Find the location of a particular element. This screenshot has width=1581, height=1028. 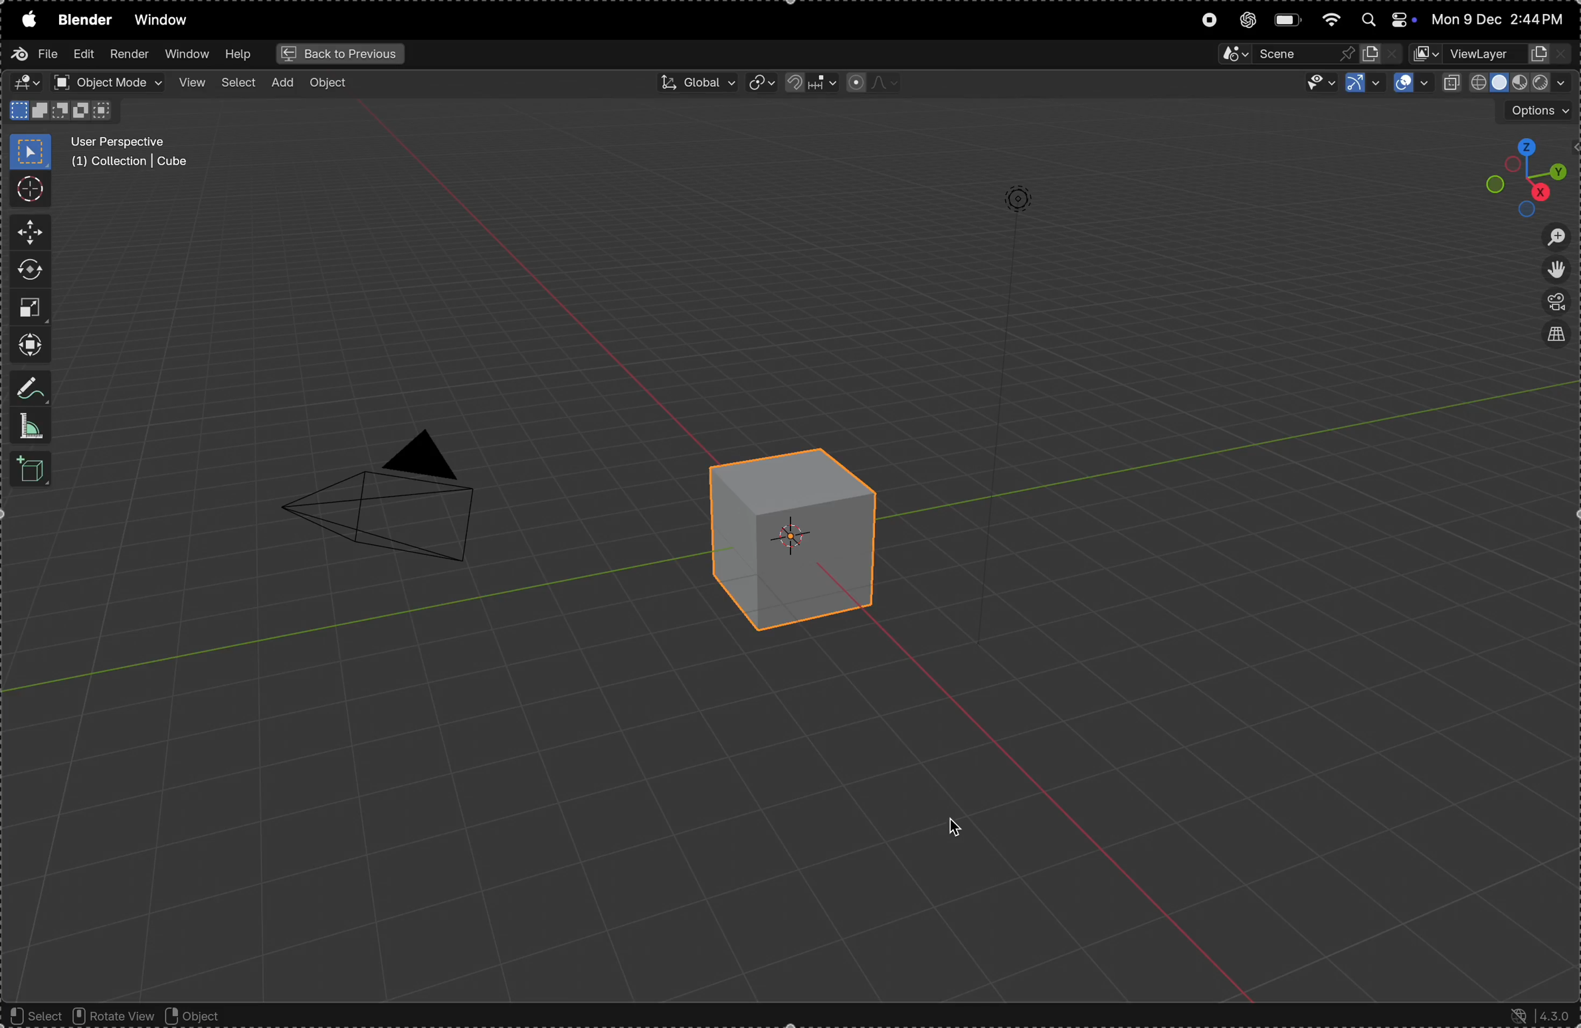

annotate  is located at coordinates (29, 387).